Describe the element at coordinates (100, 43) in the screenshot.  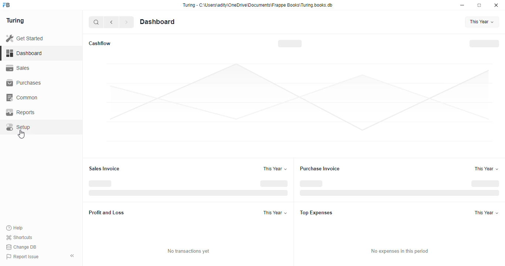
I see `Cashflow` at that location.